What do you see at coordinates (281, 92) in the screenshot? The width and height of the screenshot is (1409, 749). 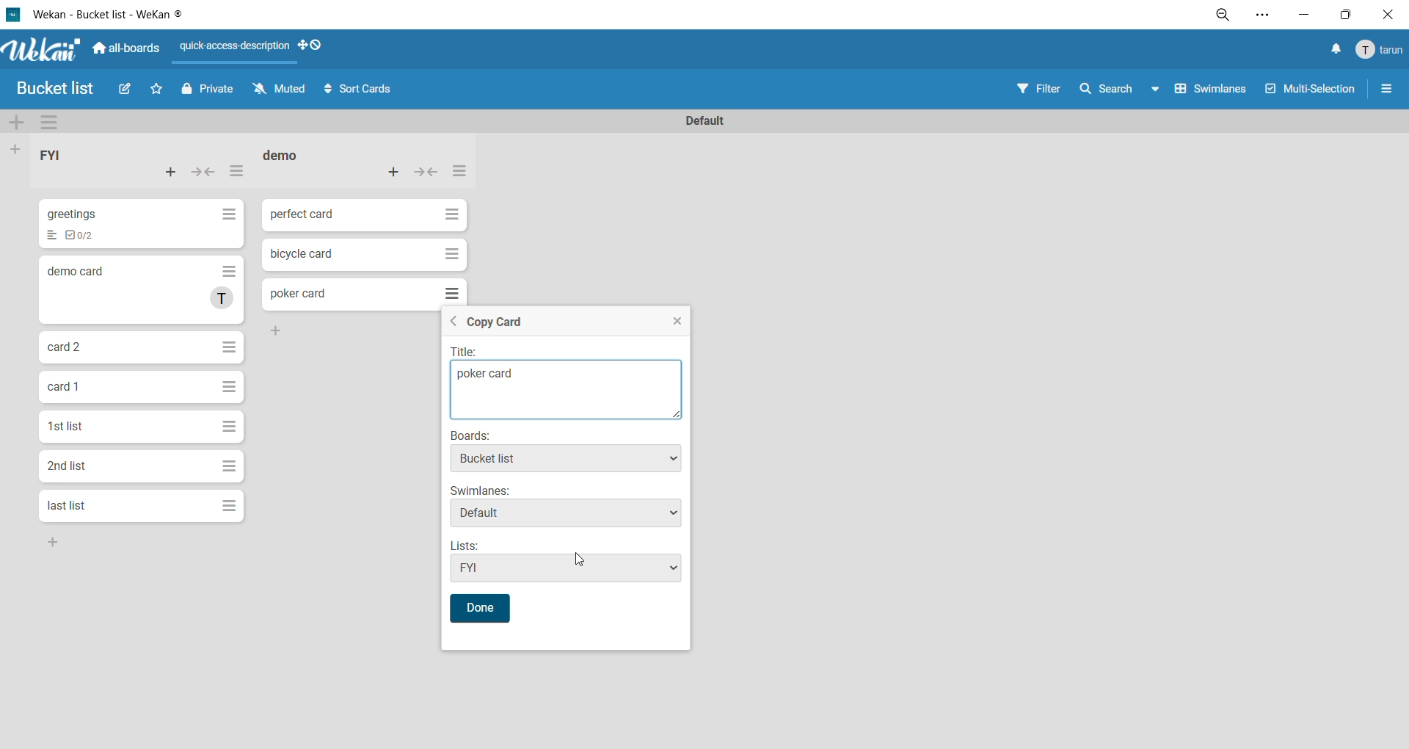 I see `muted` at bounding box center [281, 92].